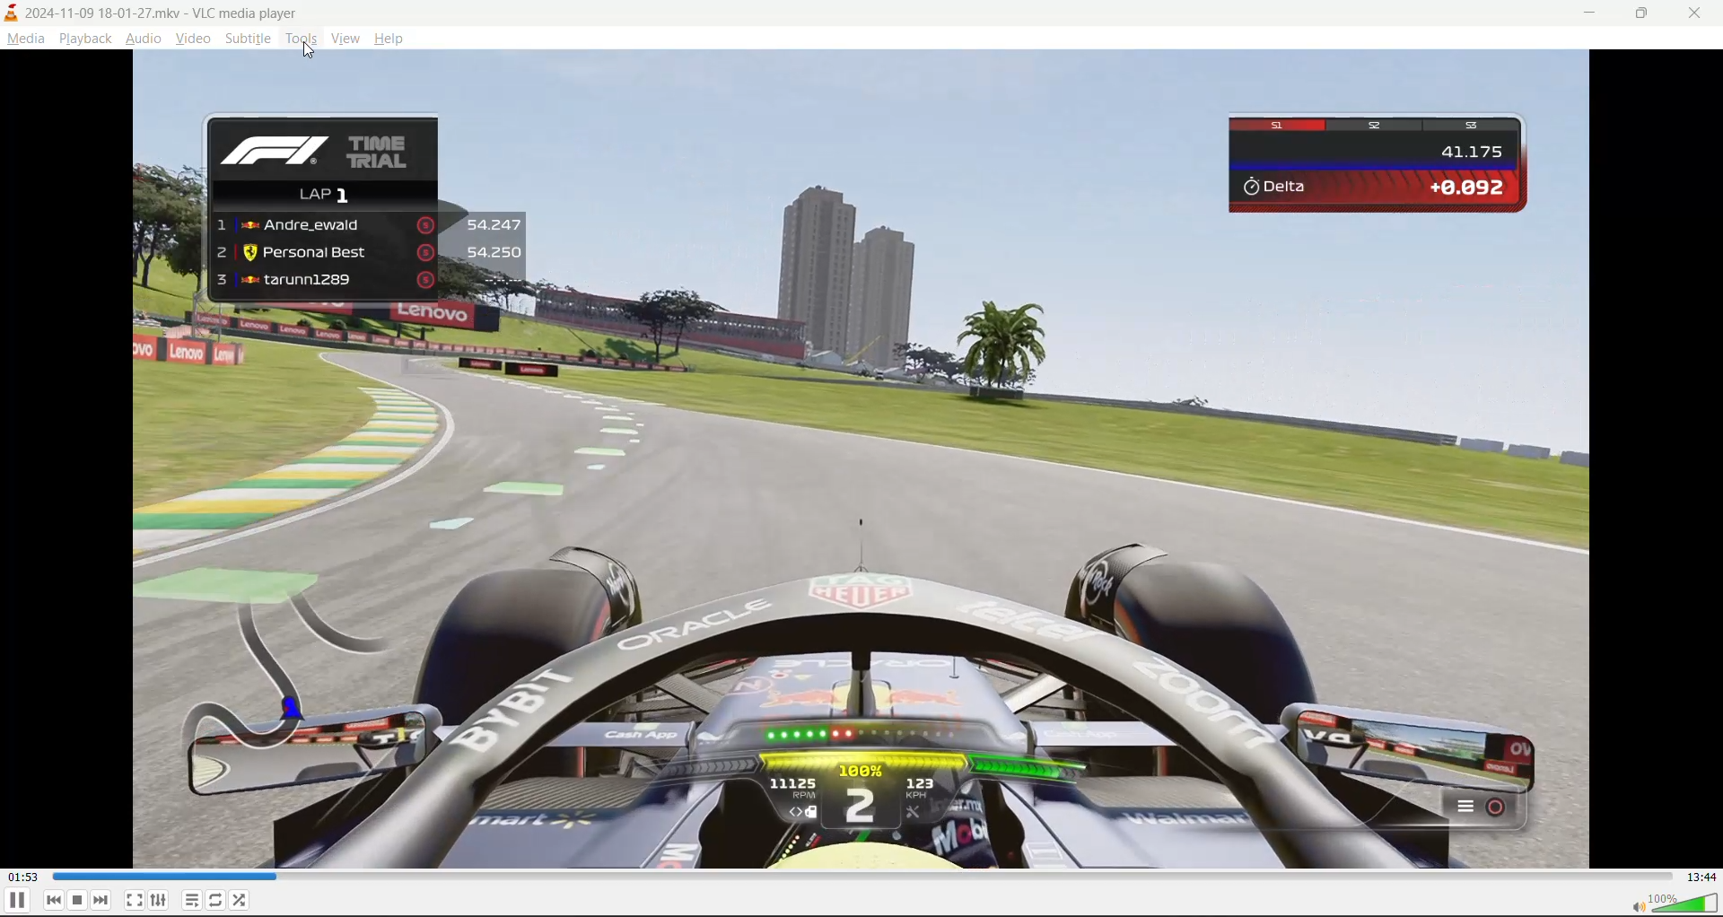  What do you see at coordinates (135, 900) in the screenshot?
I see `fullscreen` at bounding box center [135, 900].